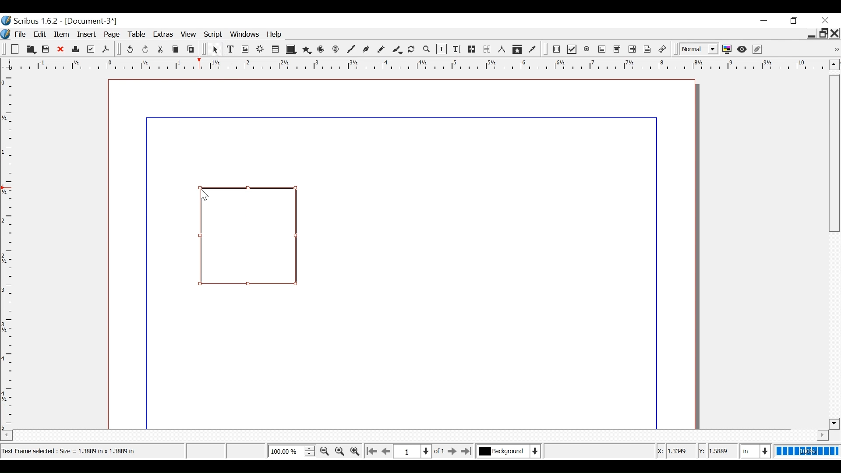  Describe the element at coordinates (533, 49) in the screenshot. I see `Eye dropper` at that location.